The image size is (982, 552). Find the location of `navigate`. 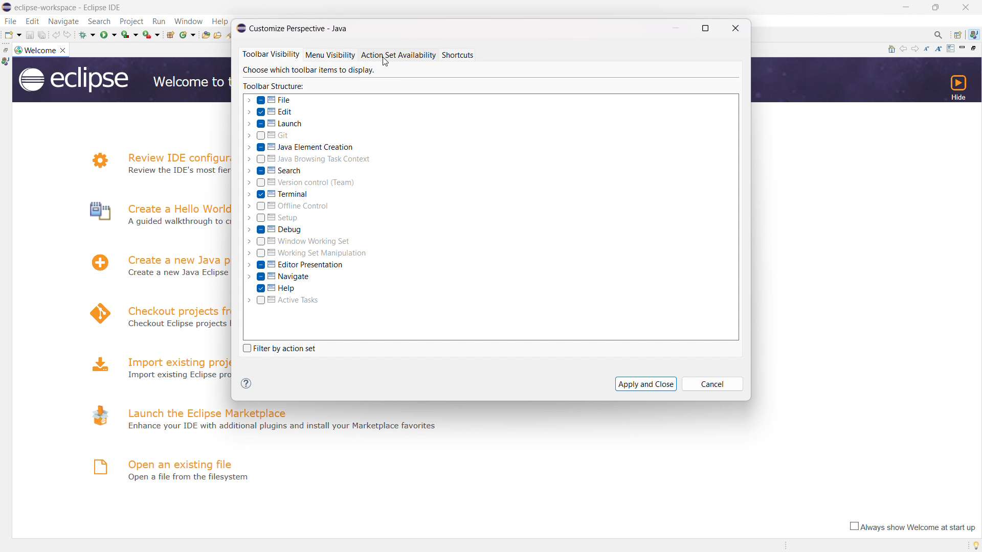

navigate is located at coordinates (277, 276).